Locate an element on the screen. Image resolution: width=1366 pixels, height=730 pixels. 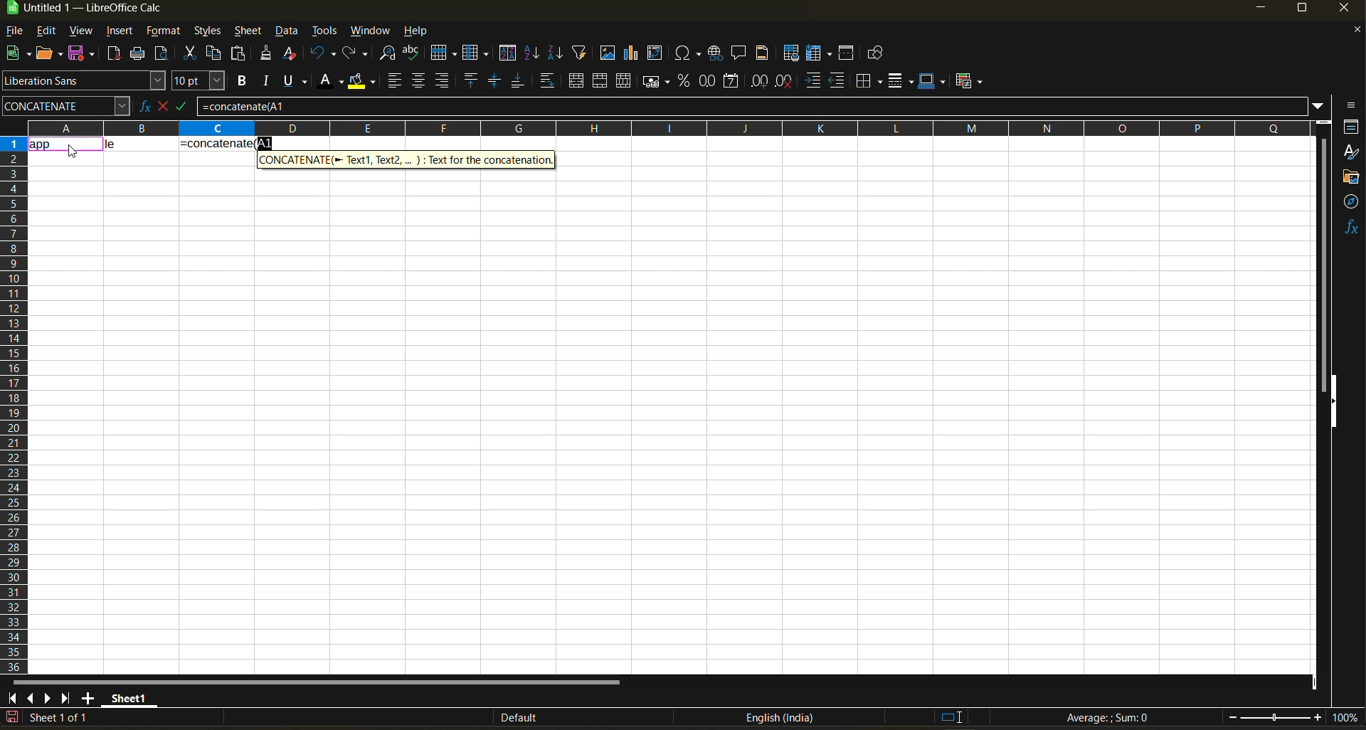
minimize is located at coordinates (1259, 9).